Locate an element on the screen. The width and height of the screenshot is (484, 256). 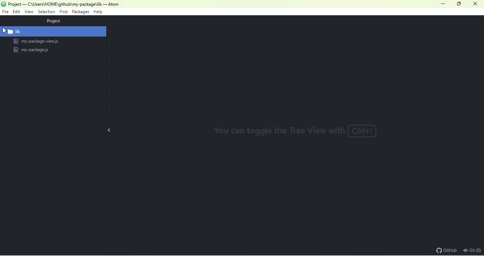
minimize is located at coordinates (441, 5).